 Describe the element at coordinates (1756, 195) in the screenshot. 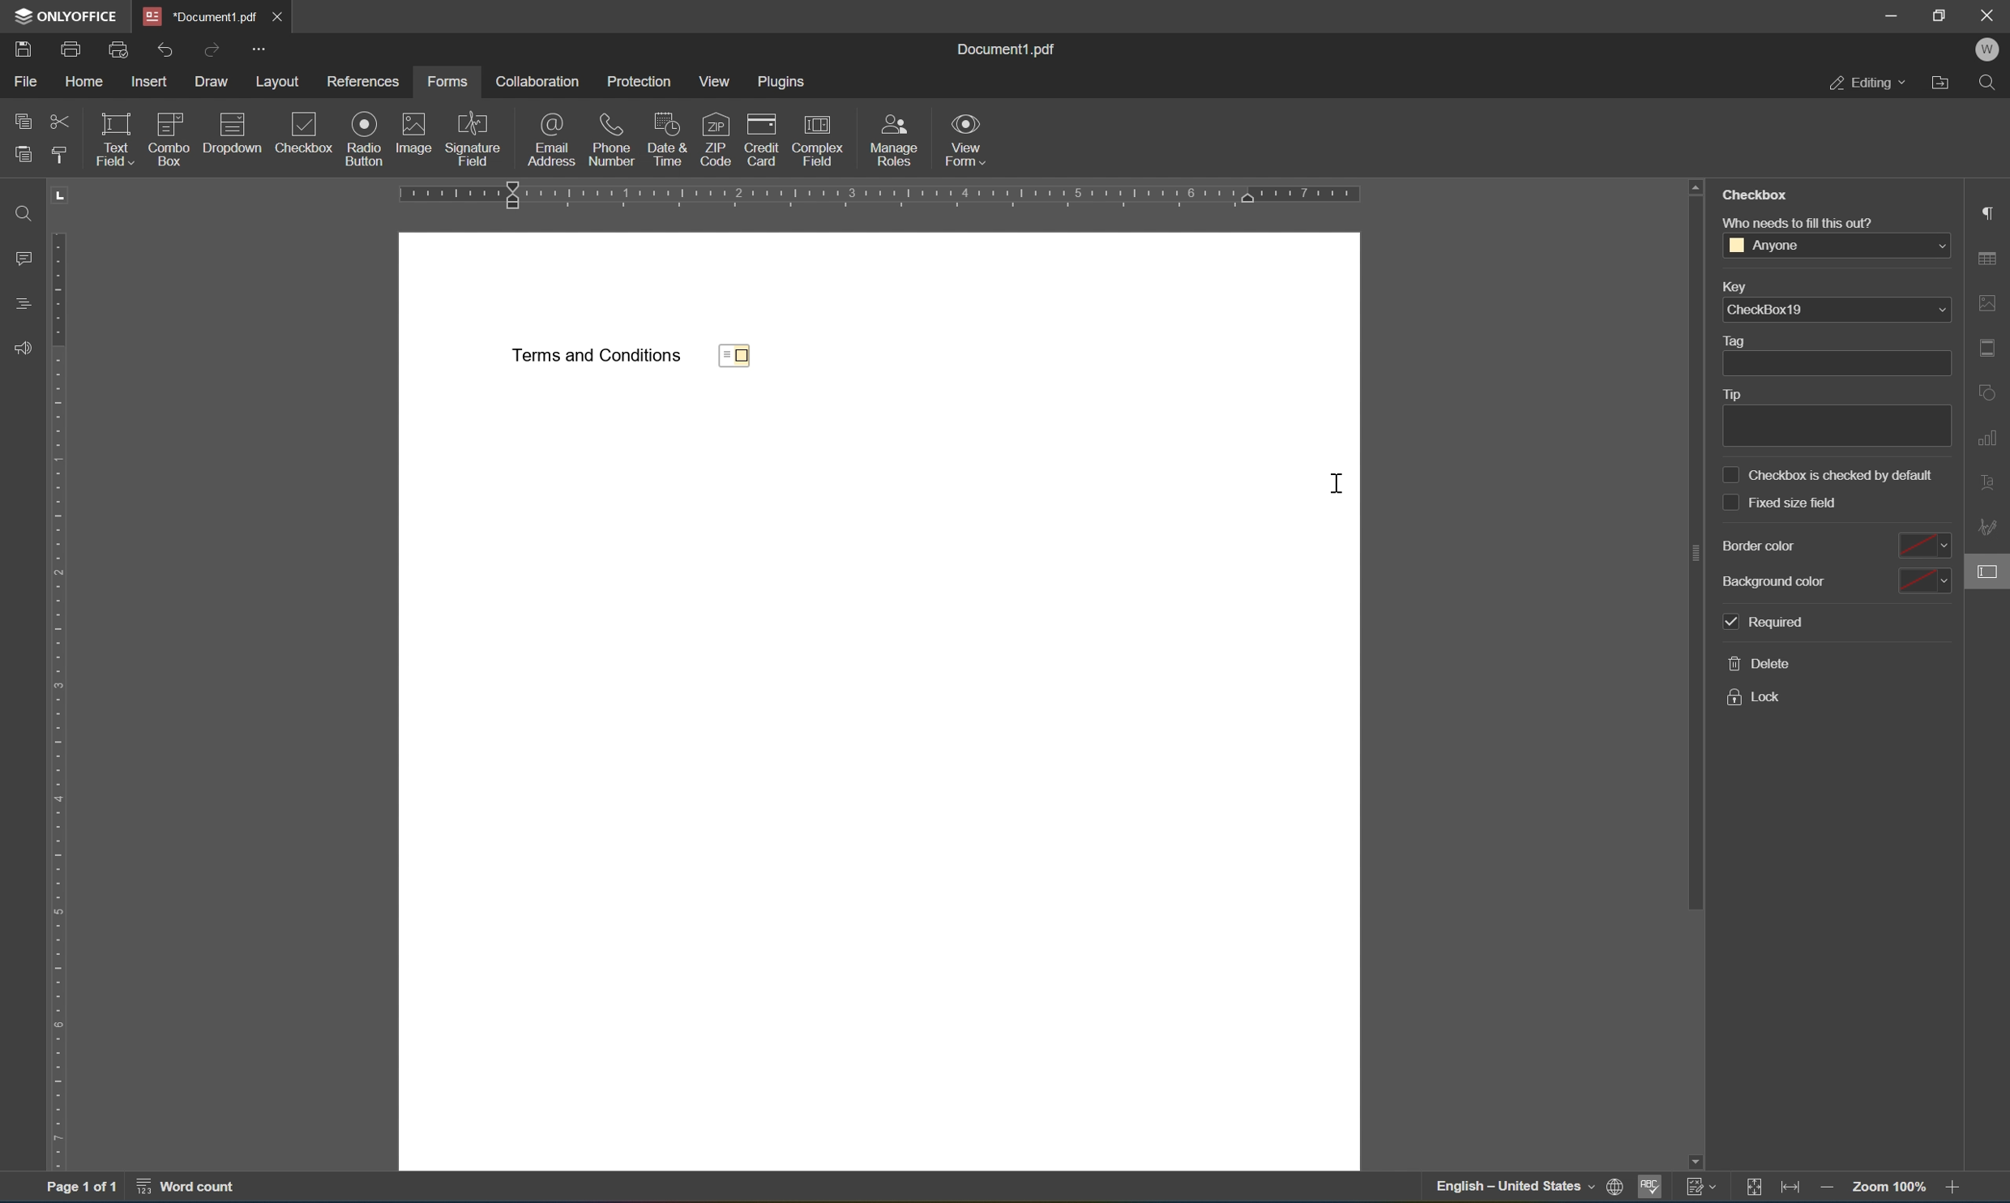

I see `checkbox` at that location.